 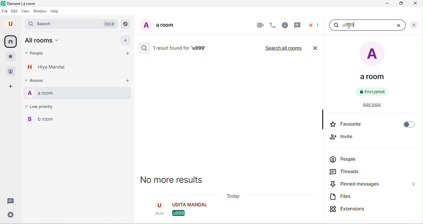 What do you see at coordinates (373, 63) in the screenshot?
I see `a room` at bounding box center [373, 63].